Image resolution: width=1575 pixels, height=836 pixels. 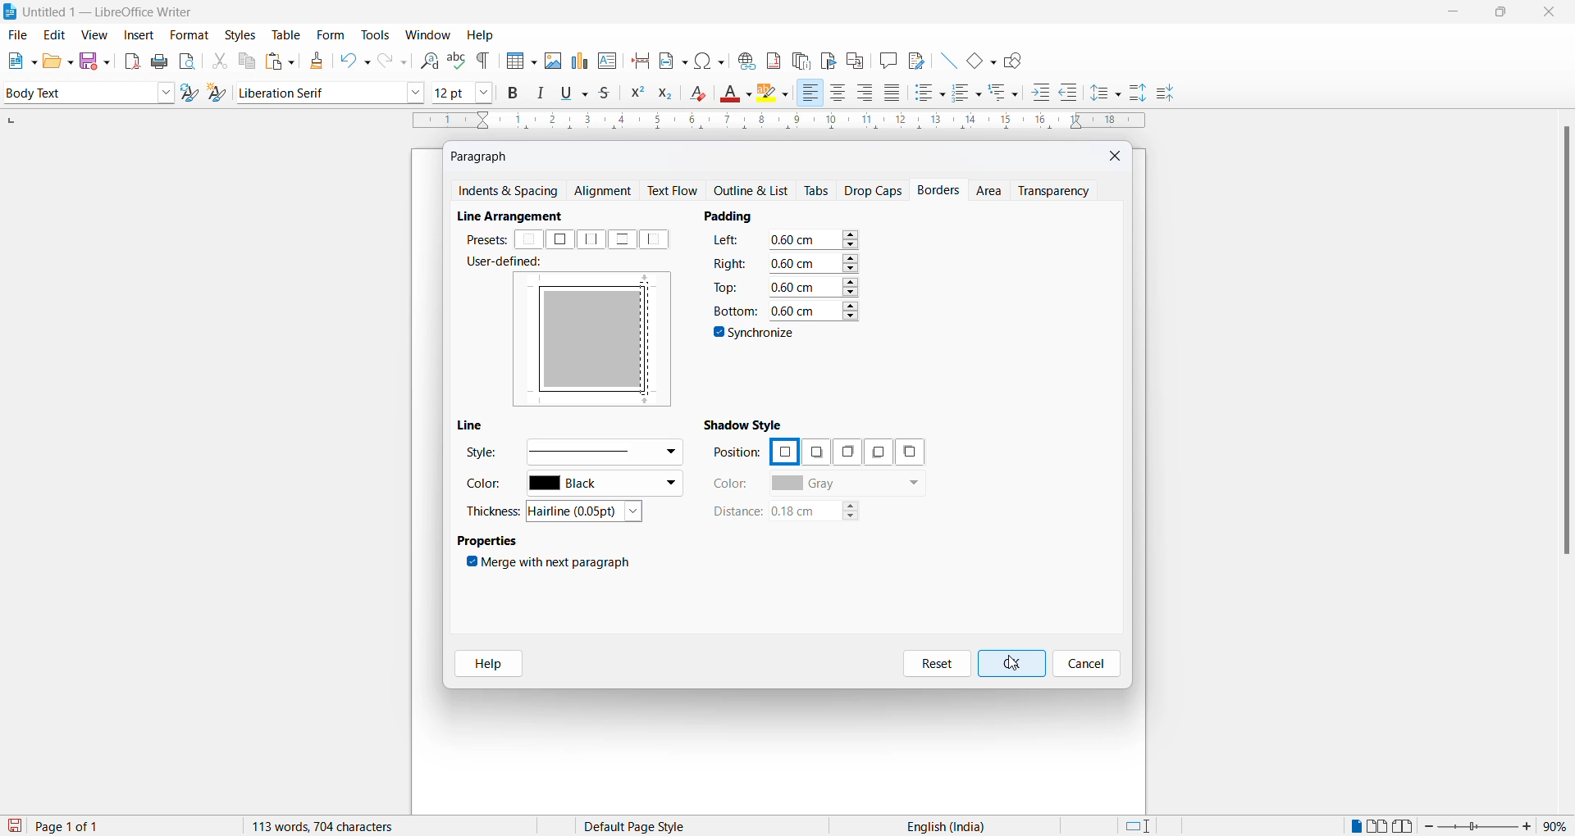 What do you see at coordinates (188, 61) in the screenshot?
I see `print preview` at bounding box center [188, 61].